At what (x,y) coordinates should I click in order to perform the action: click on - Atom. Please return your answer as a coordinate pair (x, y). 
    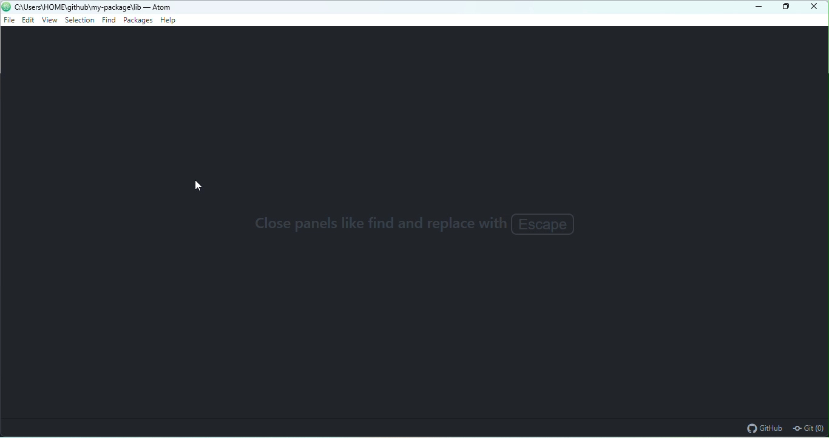
    Looking at the image, I should click on (157, 7).